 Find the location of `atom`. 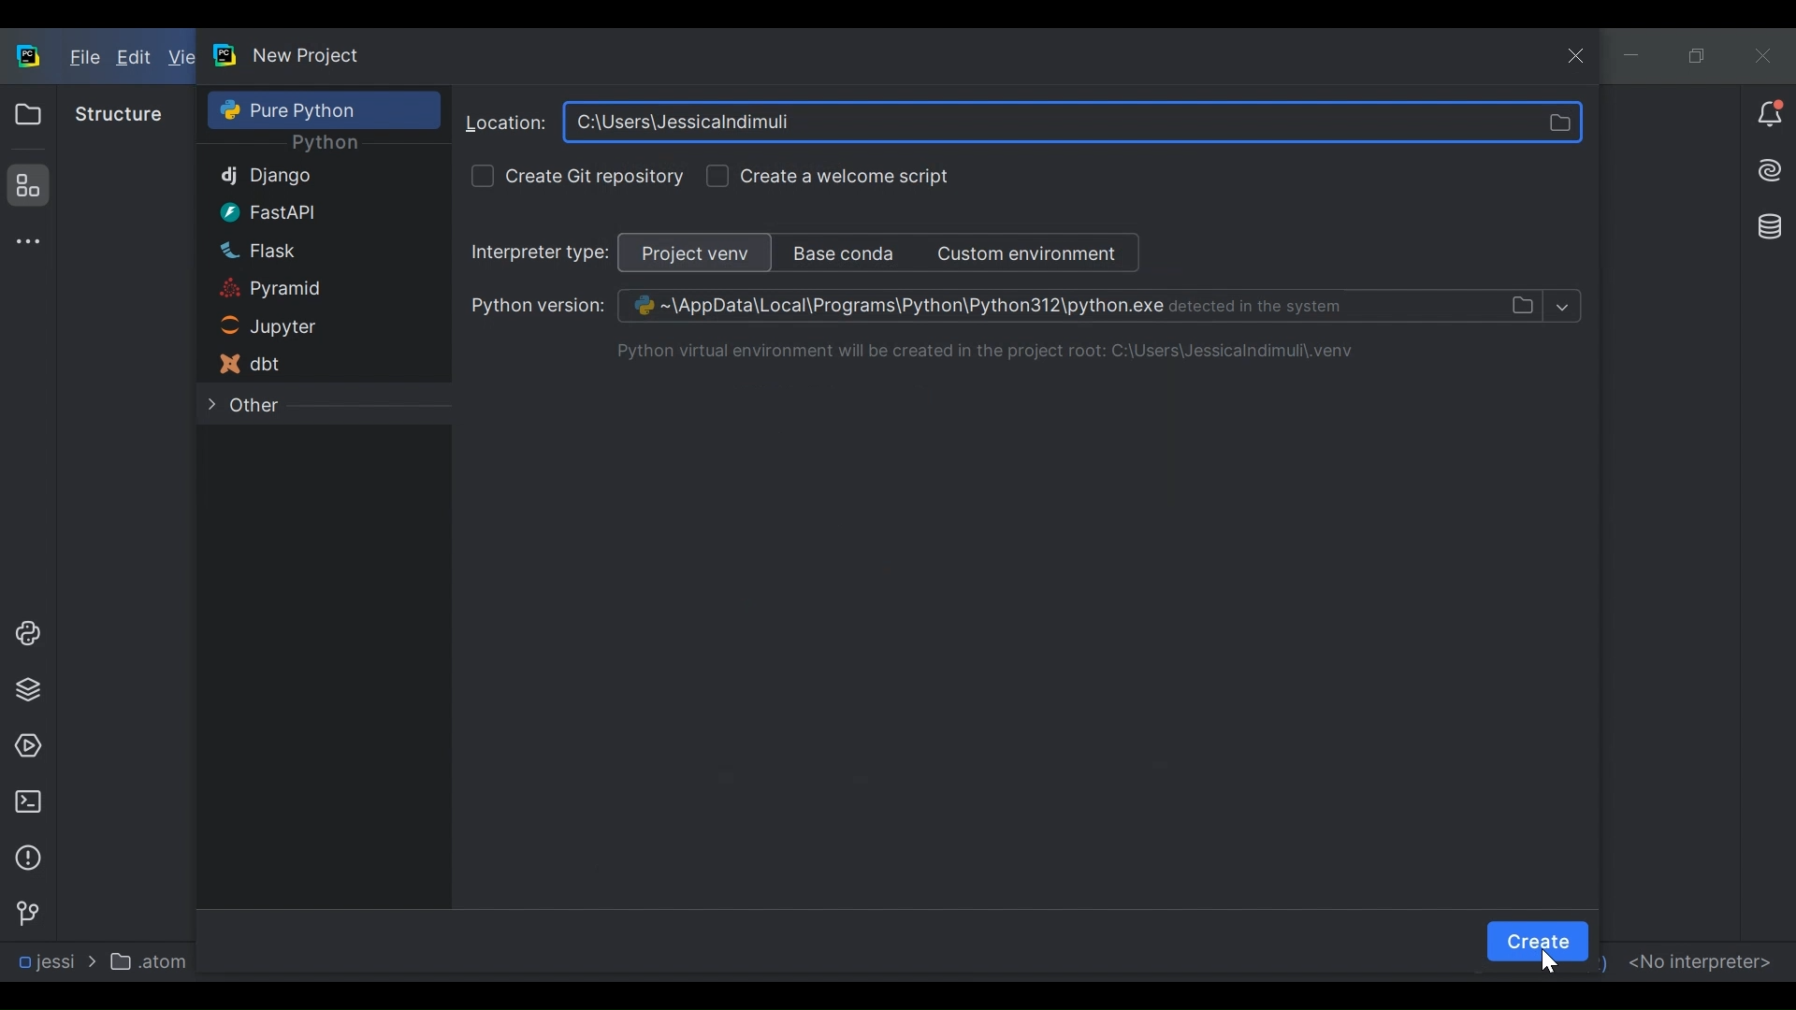

atom is located at coordinates (153, 960).